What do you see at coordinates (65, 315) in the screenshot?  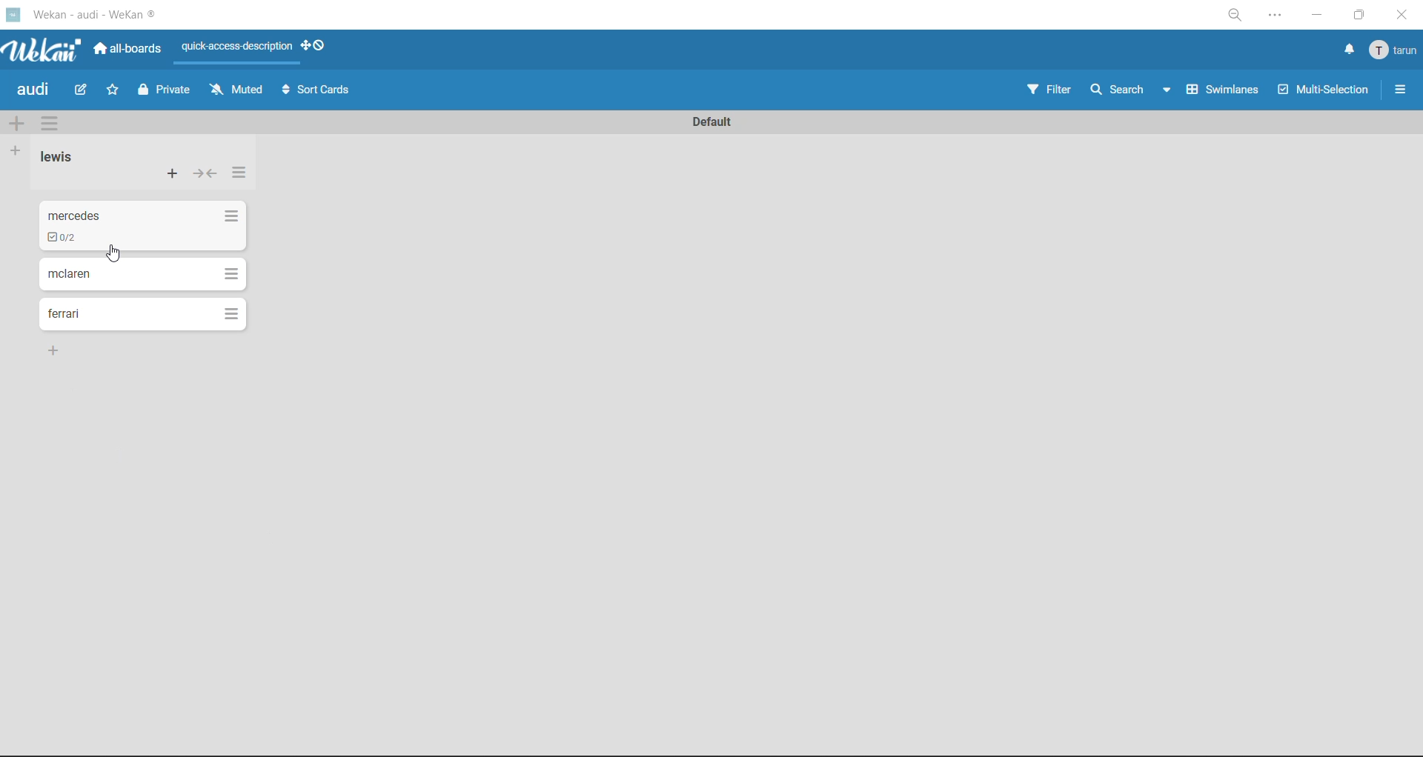 I see `ferari` at bounding box center [65, 315].